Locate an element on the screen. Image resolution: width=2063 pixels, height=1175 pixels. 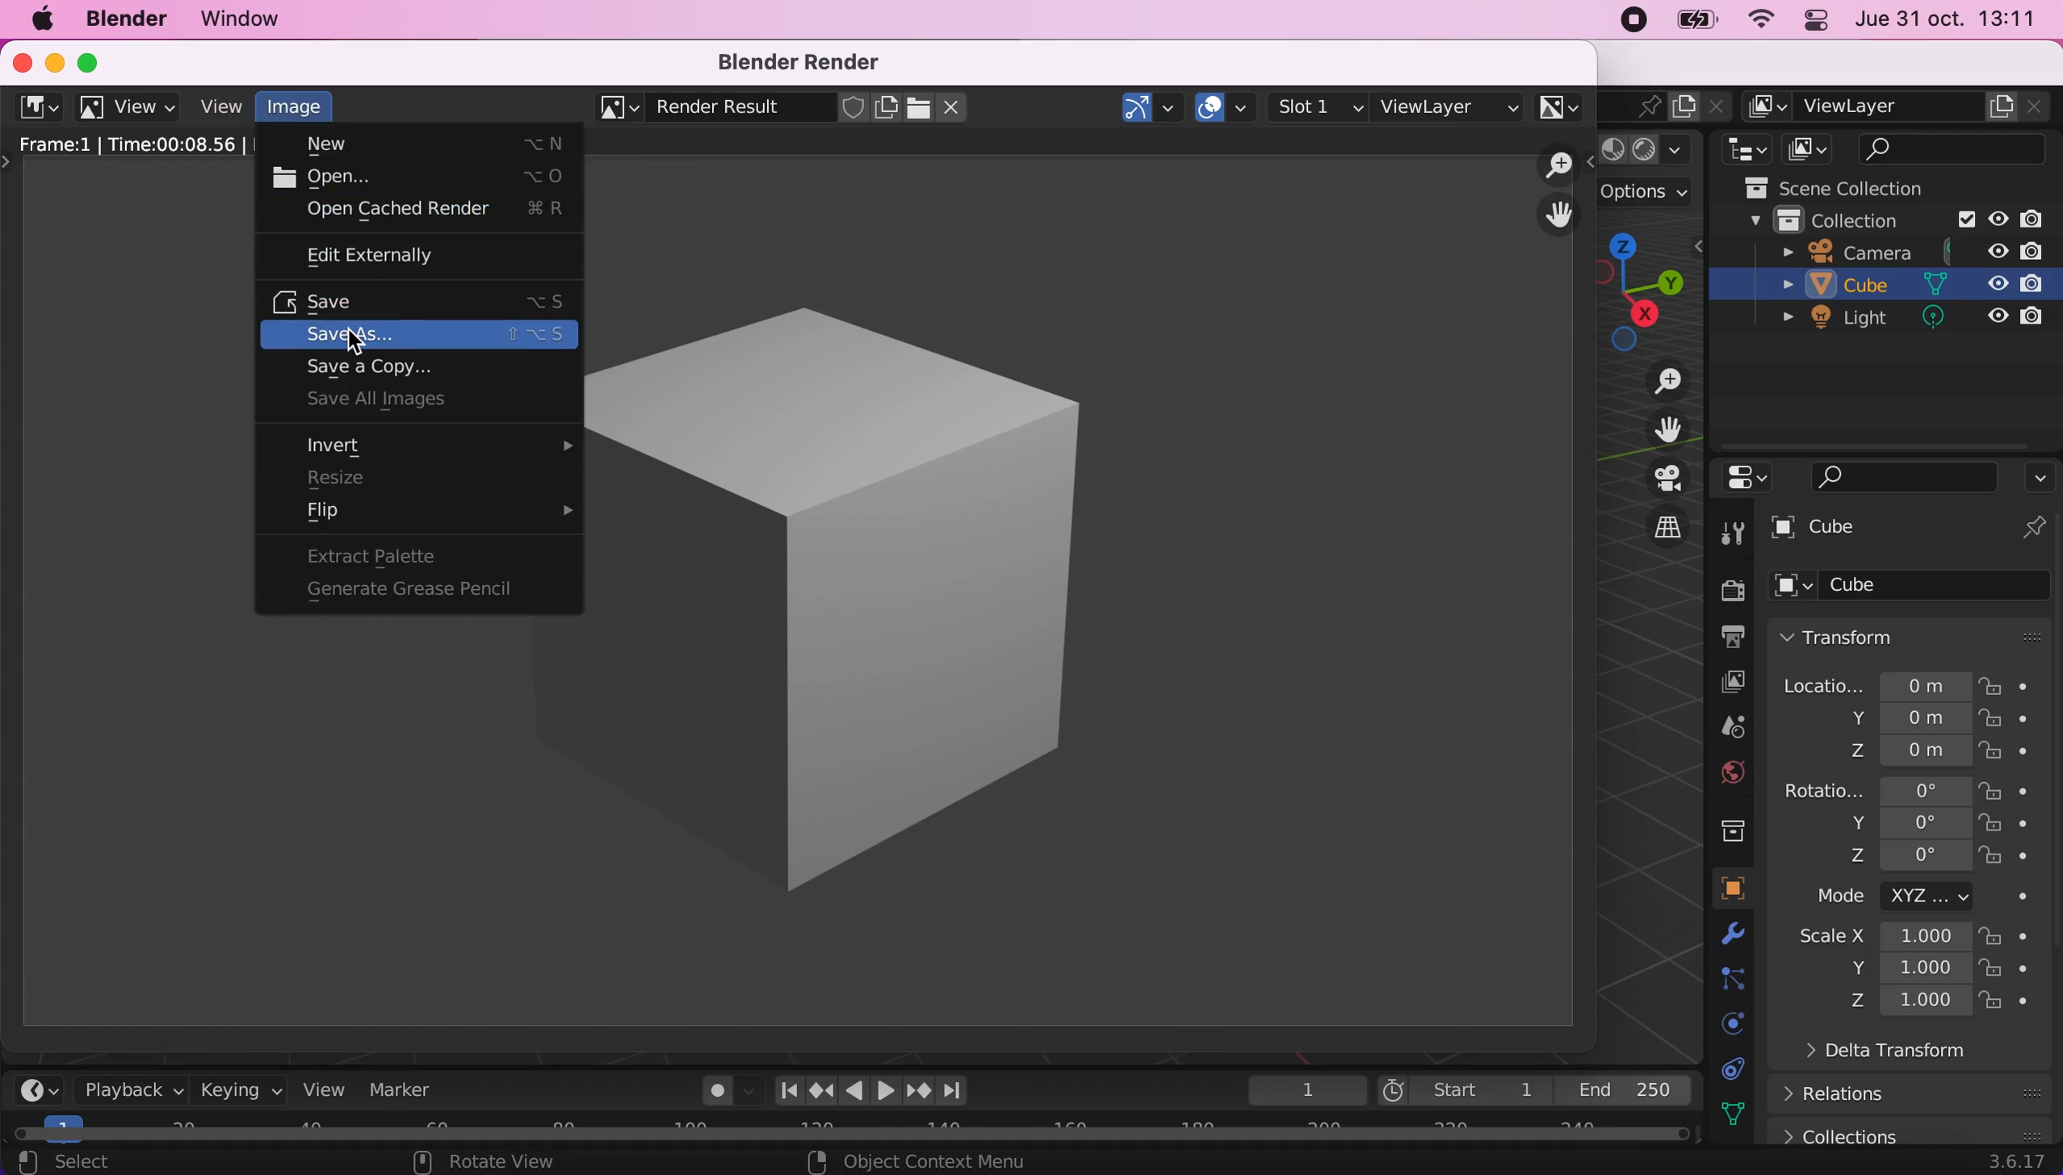
show overlays is located at coordinates (1226, 104).